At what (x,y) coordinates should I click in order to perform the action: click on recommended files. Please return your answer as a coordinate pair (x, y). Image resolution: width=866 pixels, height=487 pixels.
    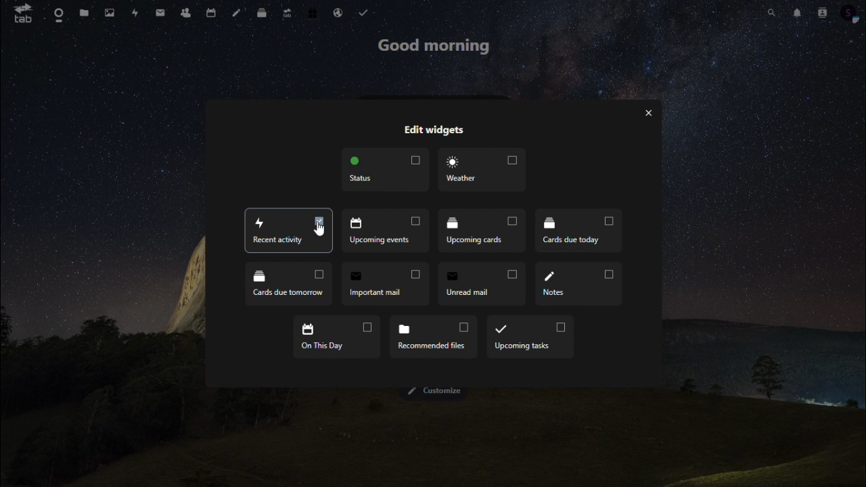
    Looking at the image, I should click on (433, 338).